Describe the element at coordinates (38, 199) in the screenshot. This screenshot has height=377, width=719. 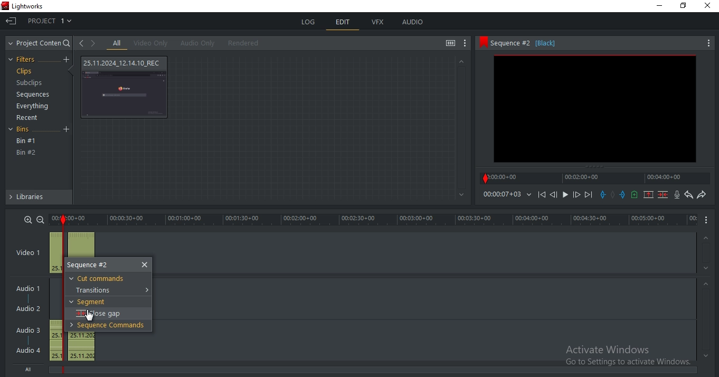
I see `libraries` at that location.